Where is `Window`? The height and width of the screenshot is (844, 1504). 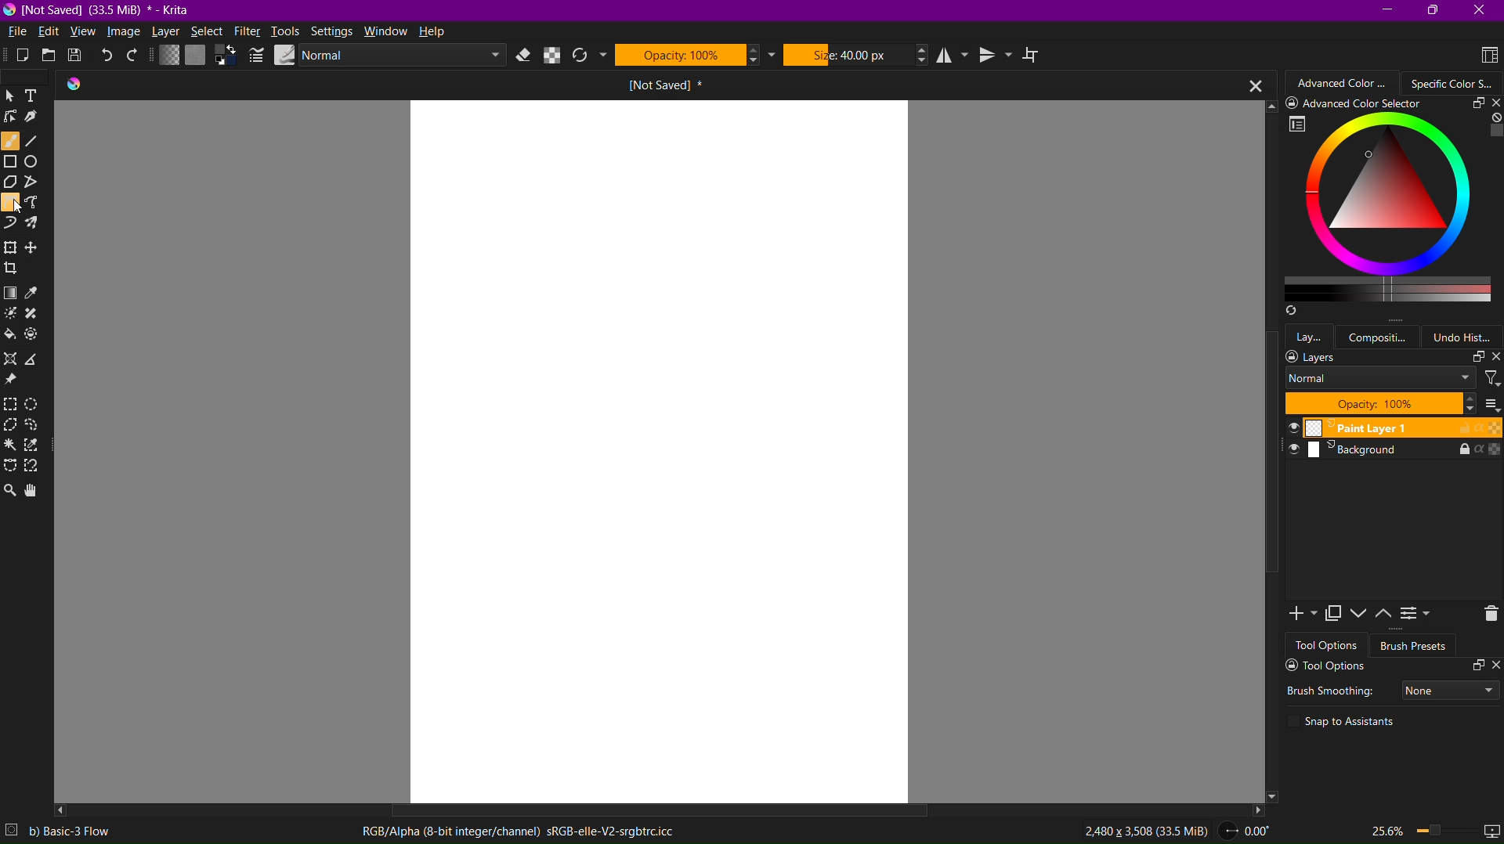
Window is located at coordinates (389, 31).